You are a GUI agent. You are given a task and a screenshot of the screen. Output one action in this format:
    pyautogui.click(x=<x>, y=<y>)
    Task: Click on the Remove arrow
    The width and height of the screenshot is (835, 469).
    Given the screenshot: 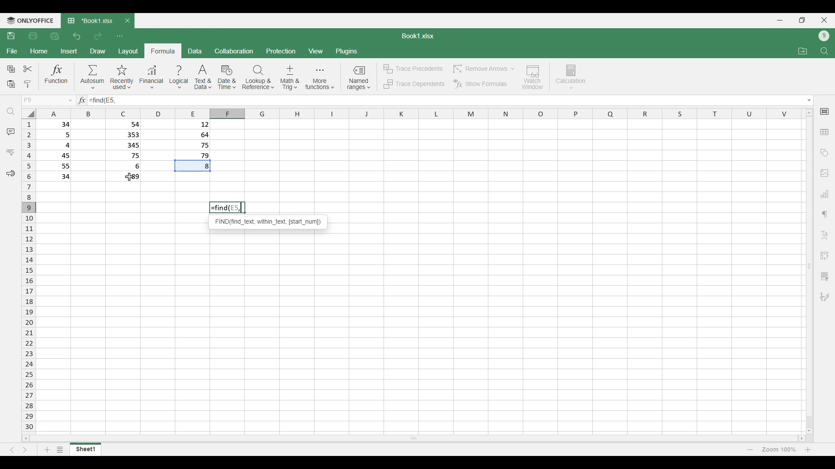 What is the action you would take?
    pyautogui.click(x=483, y=69)
    